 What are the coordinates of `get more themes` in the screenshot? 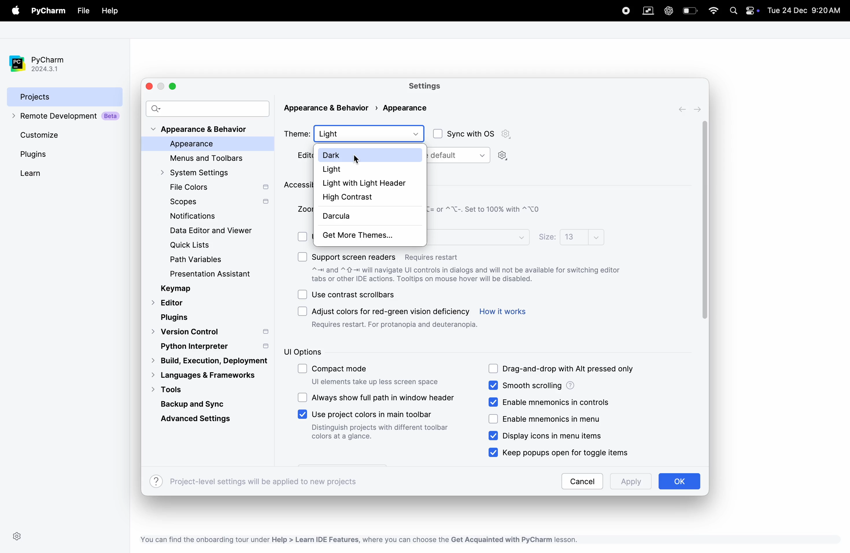 It's located at (368, 236).